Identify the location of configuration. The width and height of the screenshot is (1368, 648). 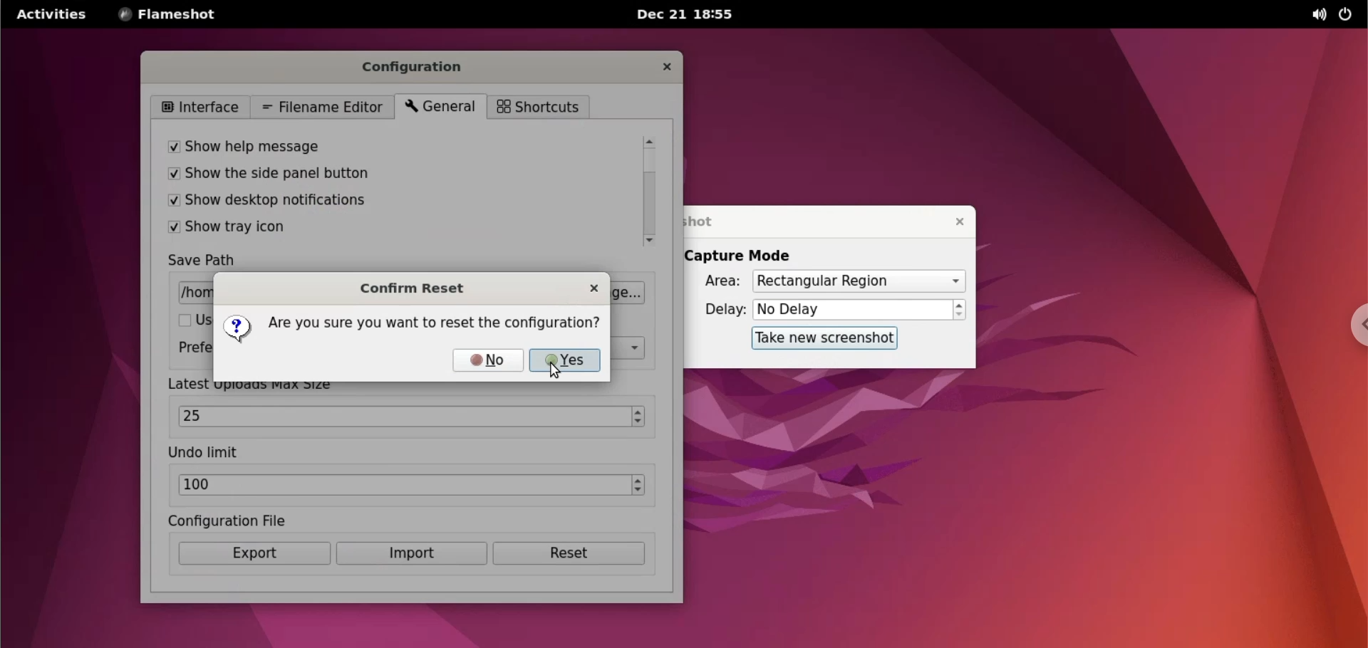
(420, 67).